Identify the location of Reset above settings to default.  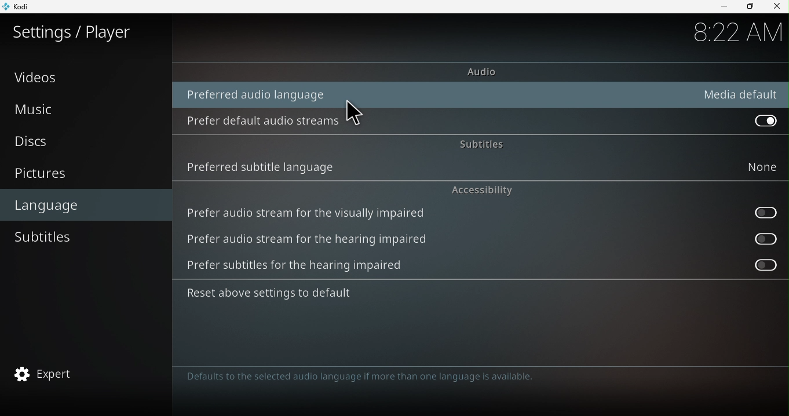
(283, 295).